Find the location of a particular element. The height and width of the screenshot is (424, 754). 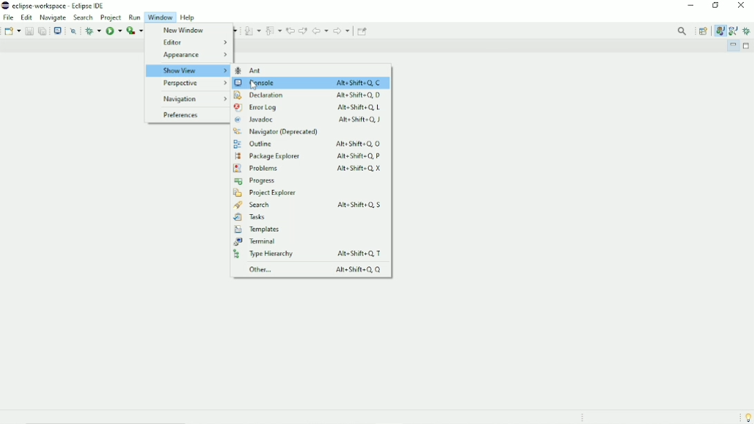

Type Hierarchy is located at coordinates (311, 254).